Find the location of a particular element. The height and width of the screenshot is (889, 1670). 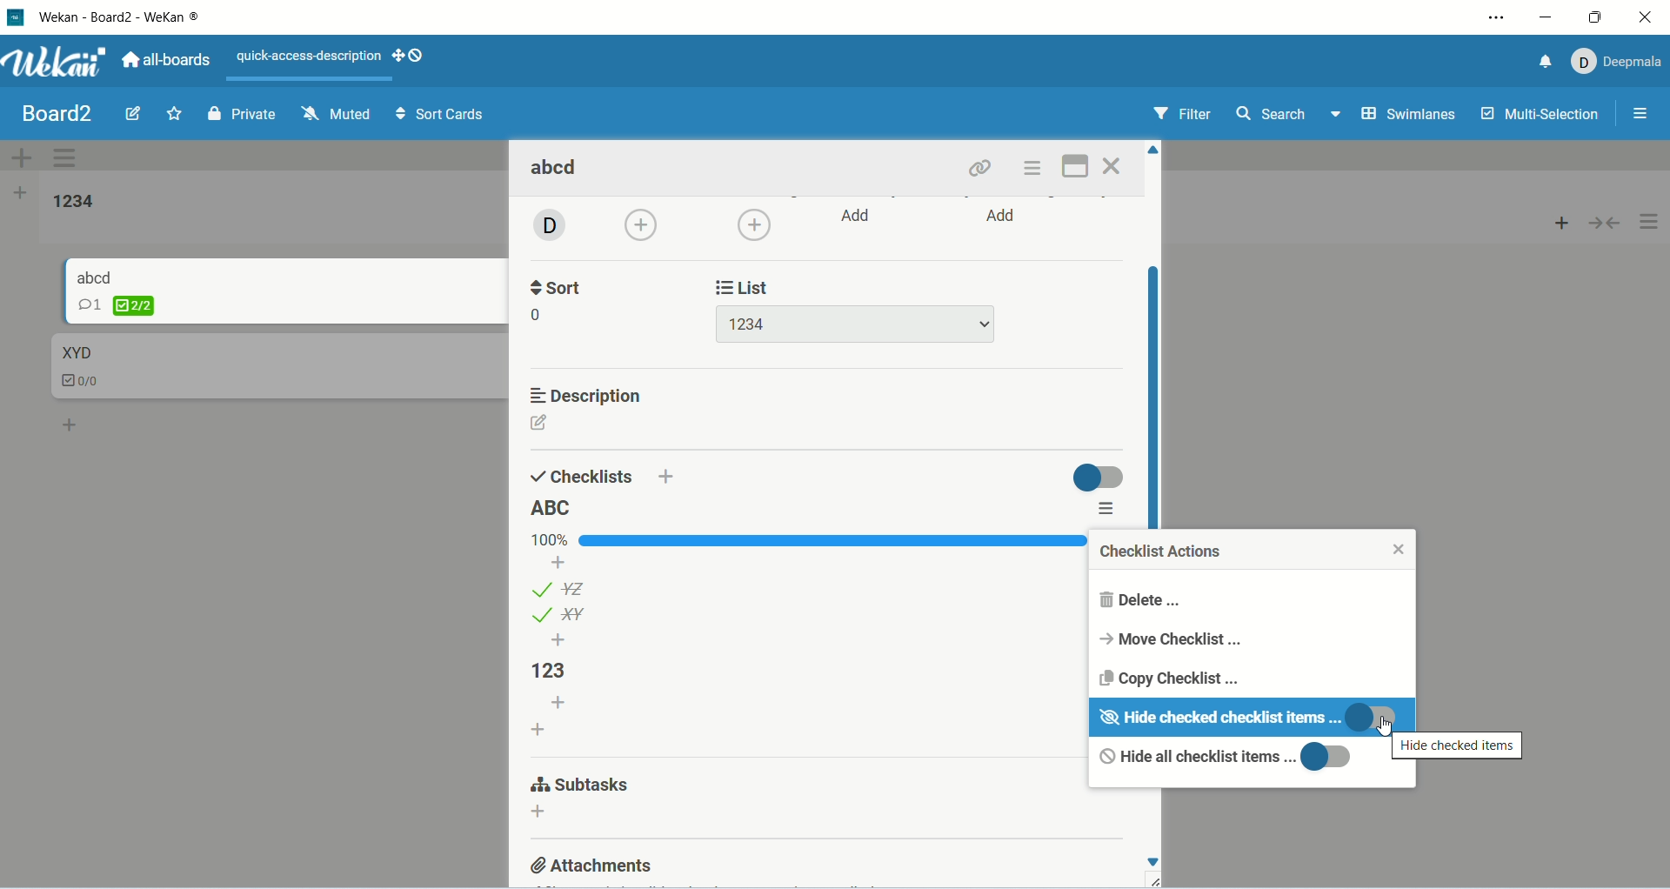

description is located at coordinates (589, 396).